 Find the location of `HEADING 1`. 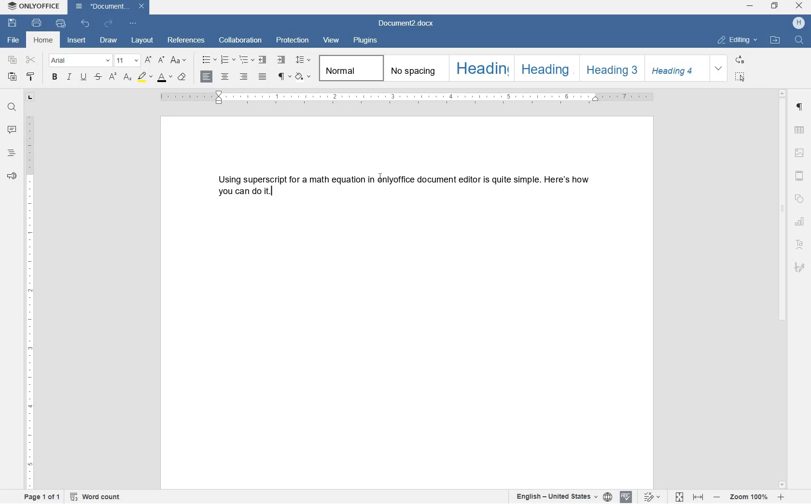

HEADING 1 is located at coordinates (480, 69).